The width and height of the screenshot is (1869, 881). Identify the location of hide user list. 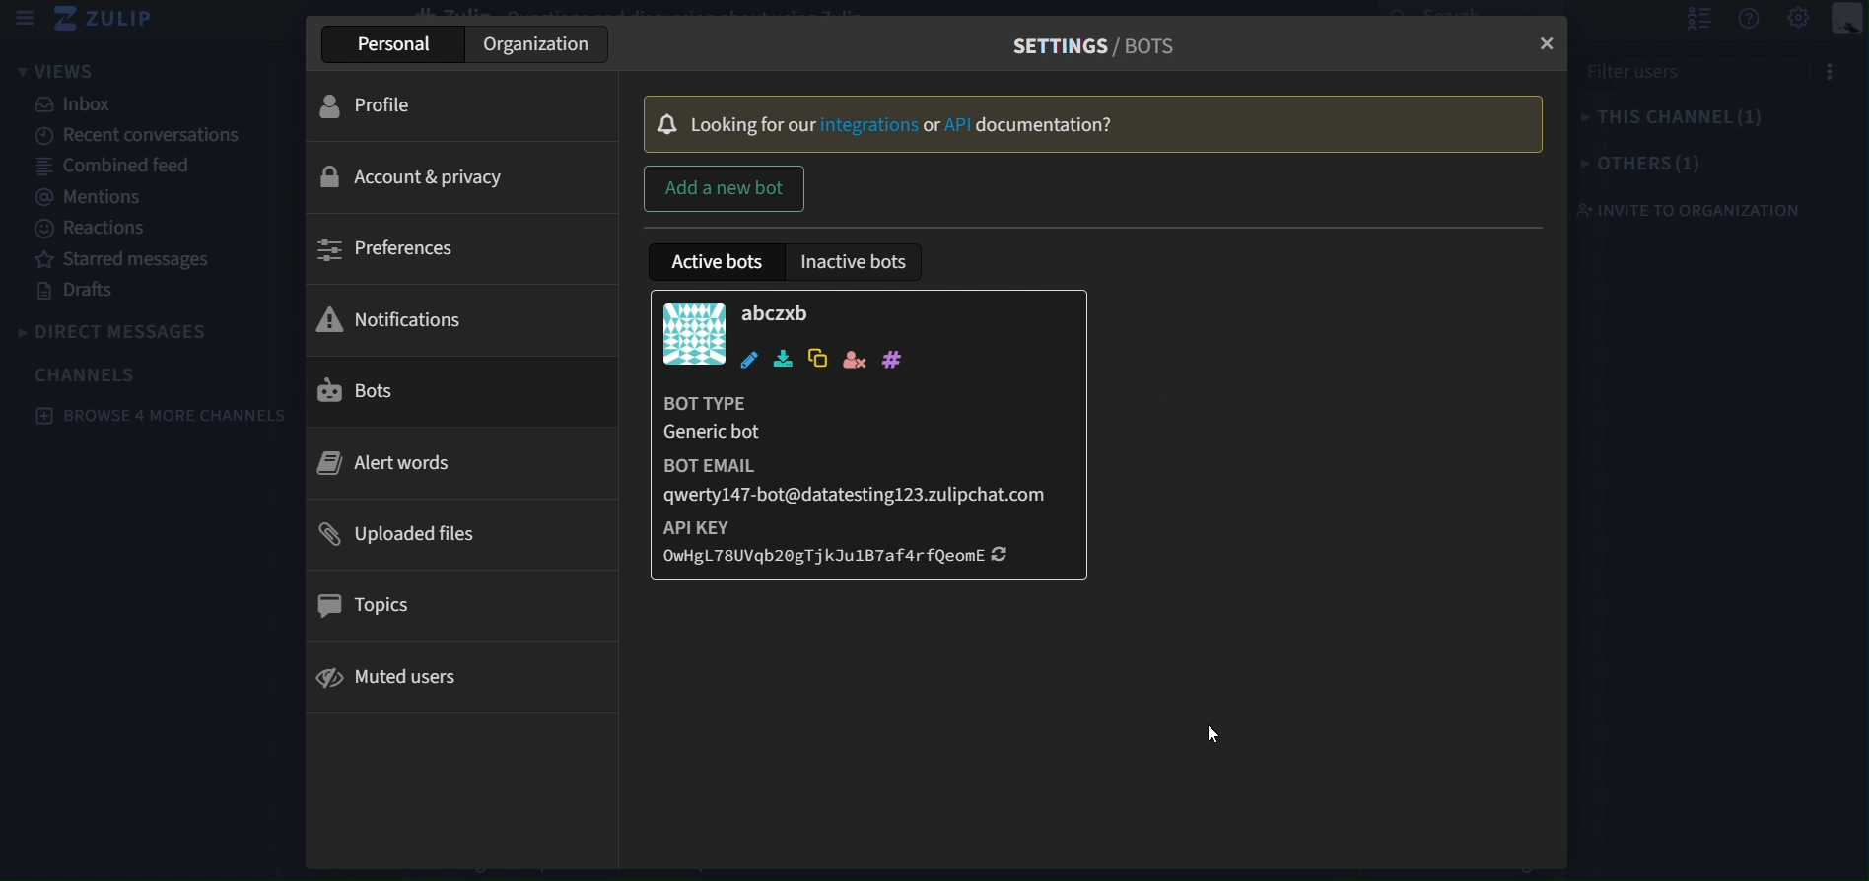
(1696, 19).